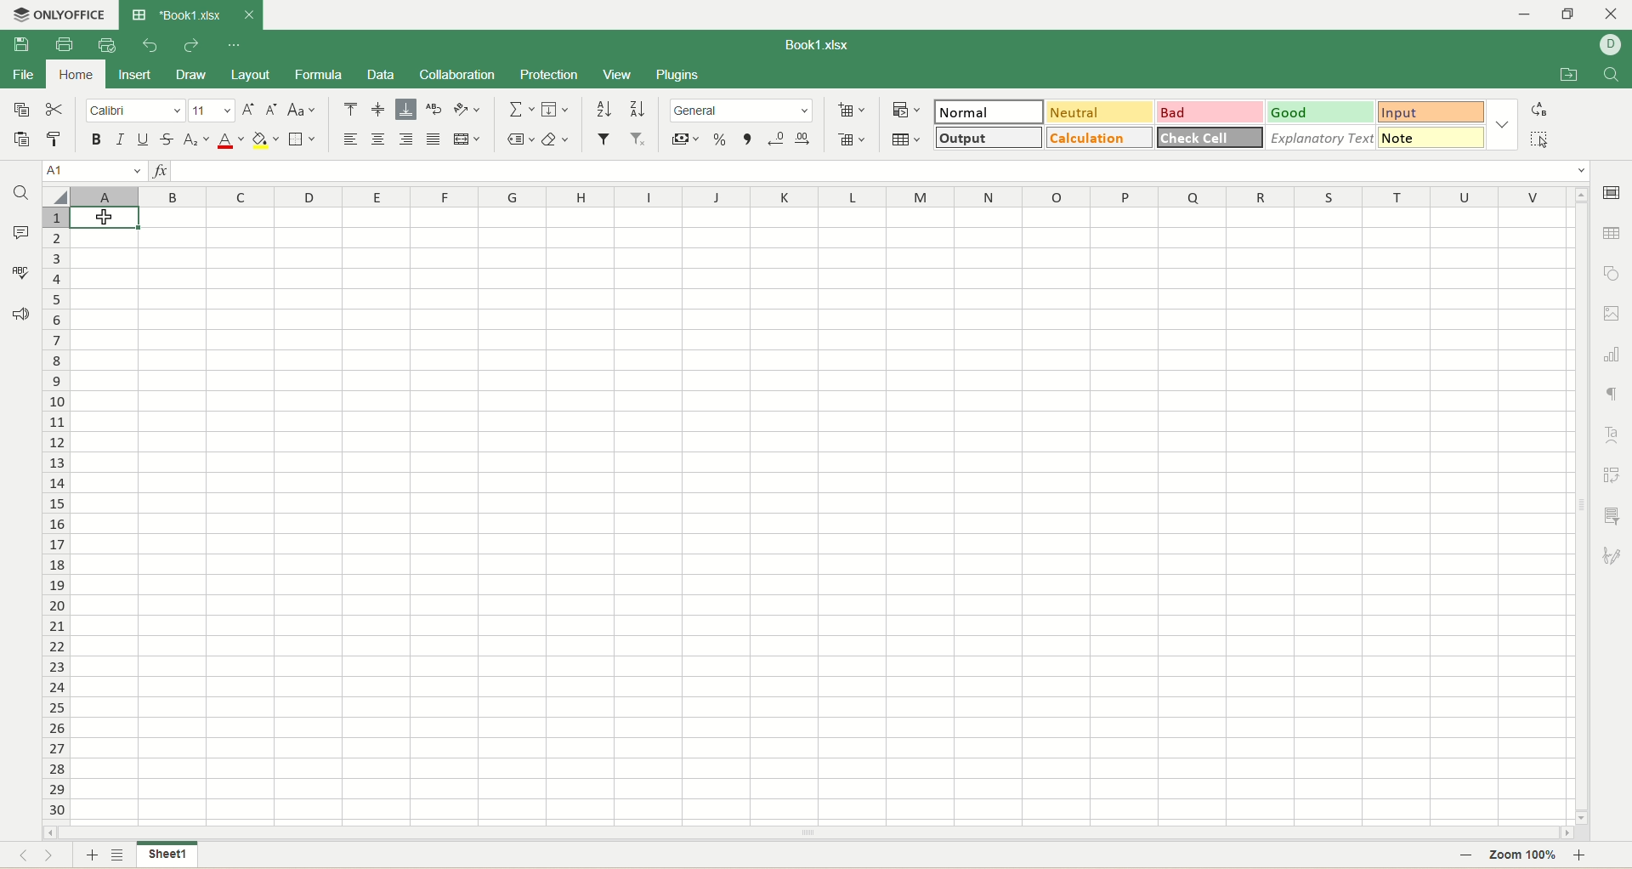 The width and height of the screenshot is (1632, 869). Describe the element at coordinates (1612, 353) in the screenshot. I see `chart settings` at that location.